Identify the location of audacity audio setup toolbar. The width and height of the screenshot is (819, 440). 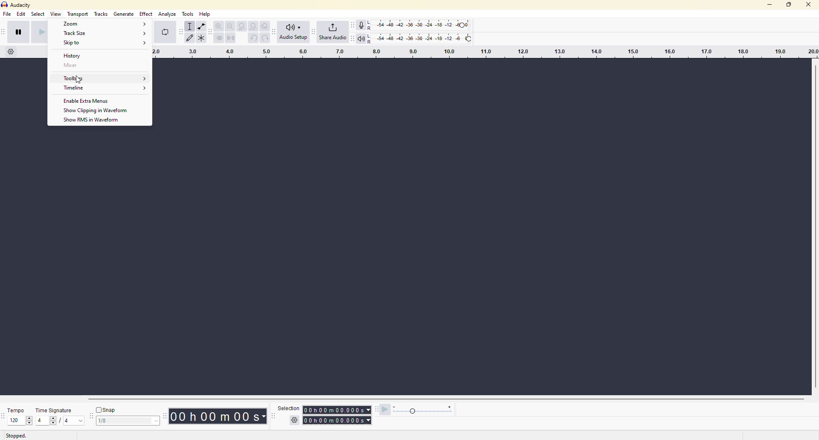
(275, 32).